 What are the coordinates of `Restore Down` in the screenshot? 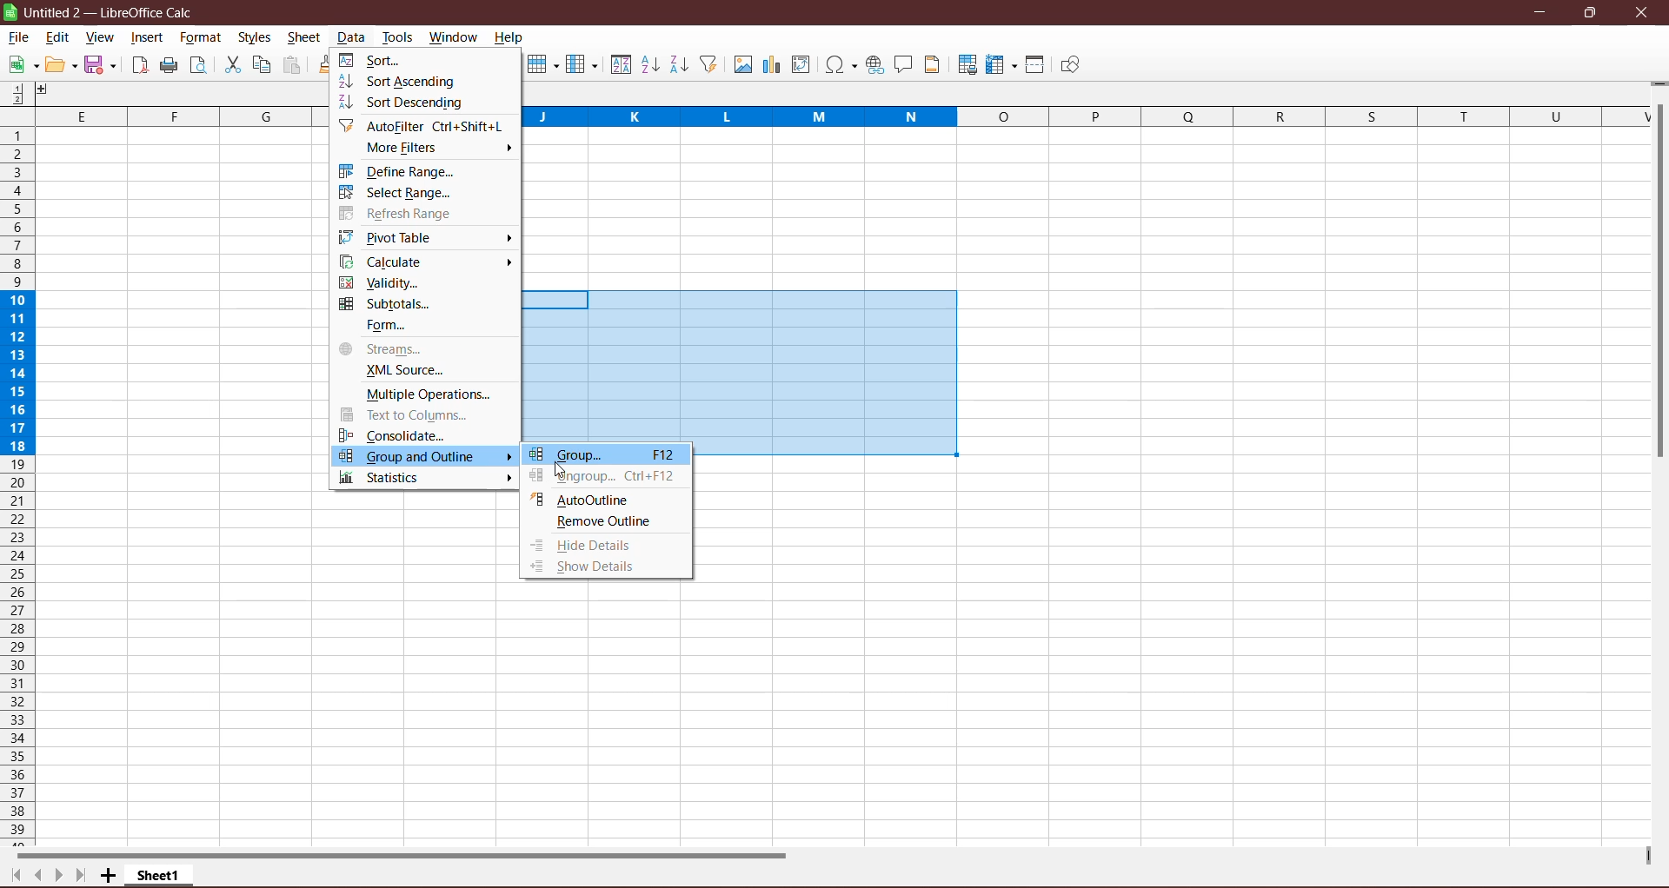 It's located at (1589, 12).